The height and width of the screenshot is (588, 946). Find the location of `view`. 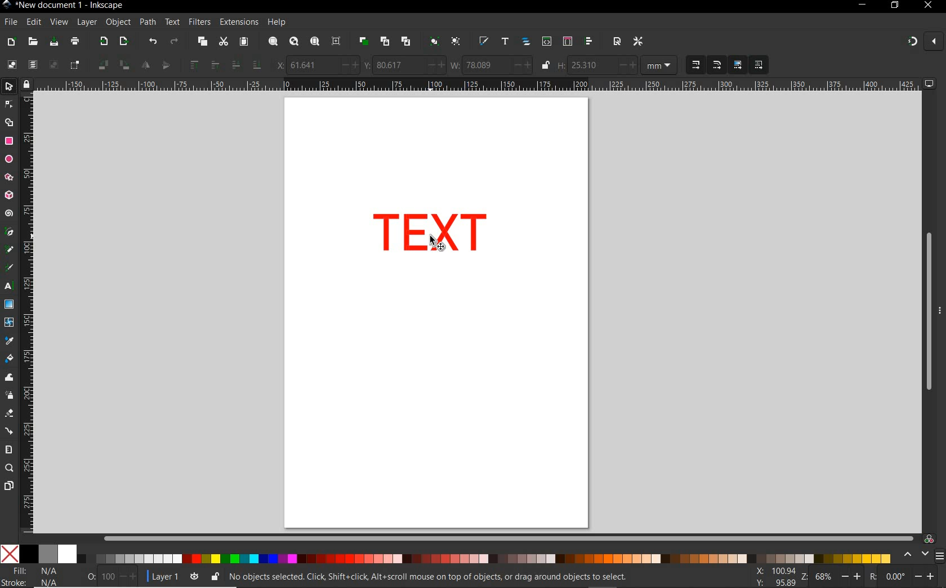

view is located at coordinates (59, 21).